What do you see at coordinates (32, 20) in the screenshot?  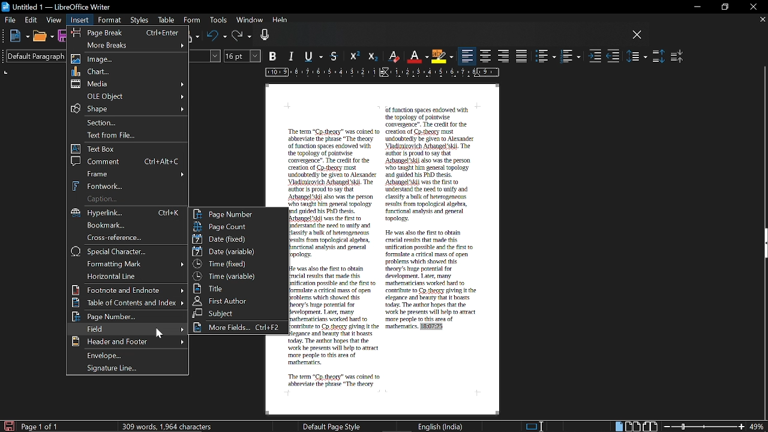 I see `Edit` at bounding box center [32, 20].